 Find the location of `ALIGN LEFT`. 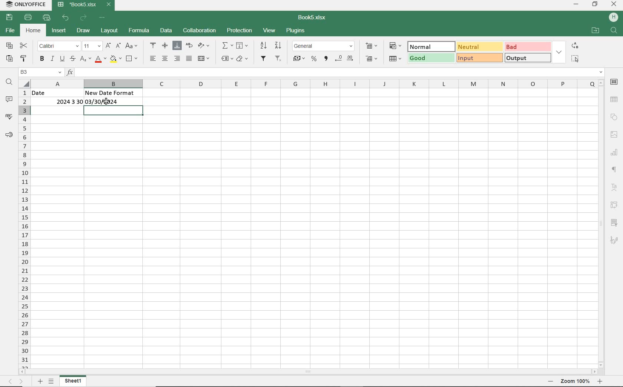

ALIGN LEFT is located at coordinates (152, 58).